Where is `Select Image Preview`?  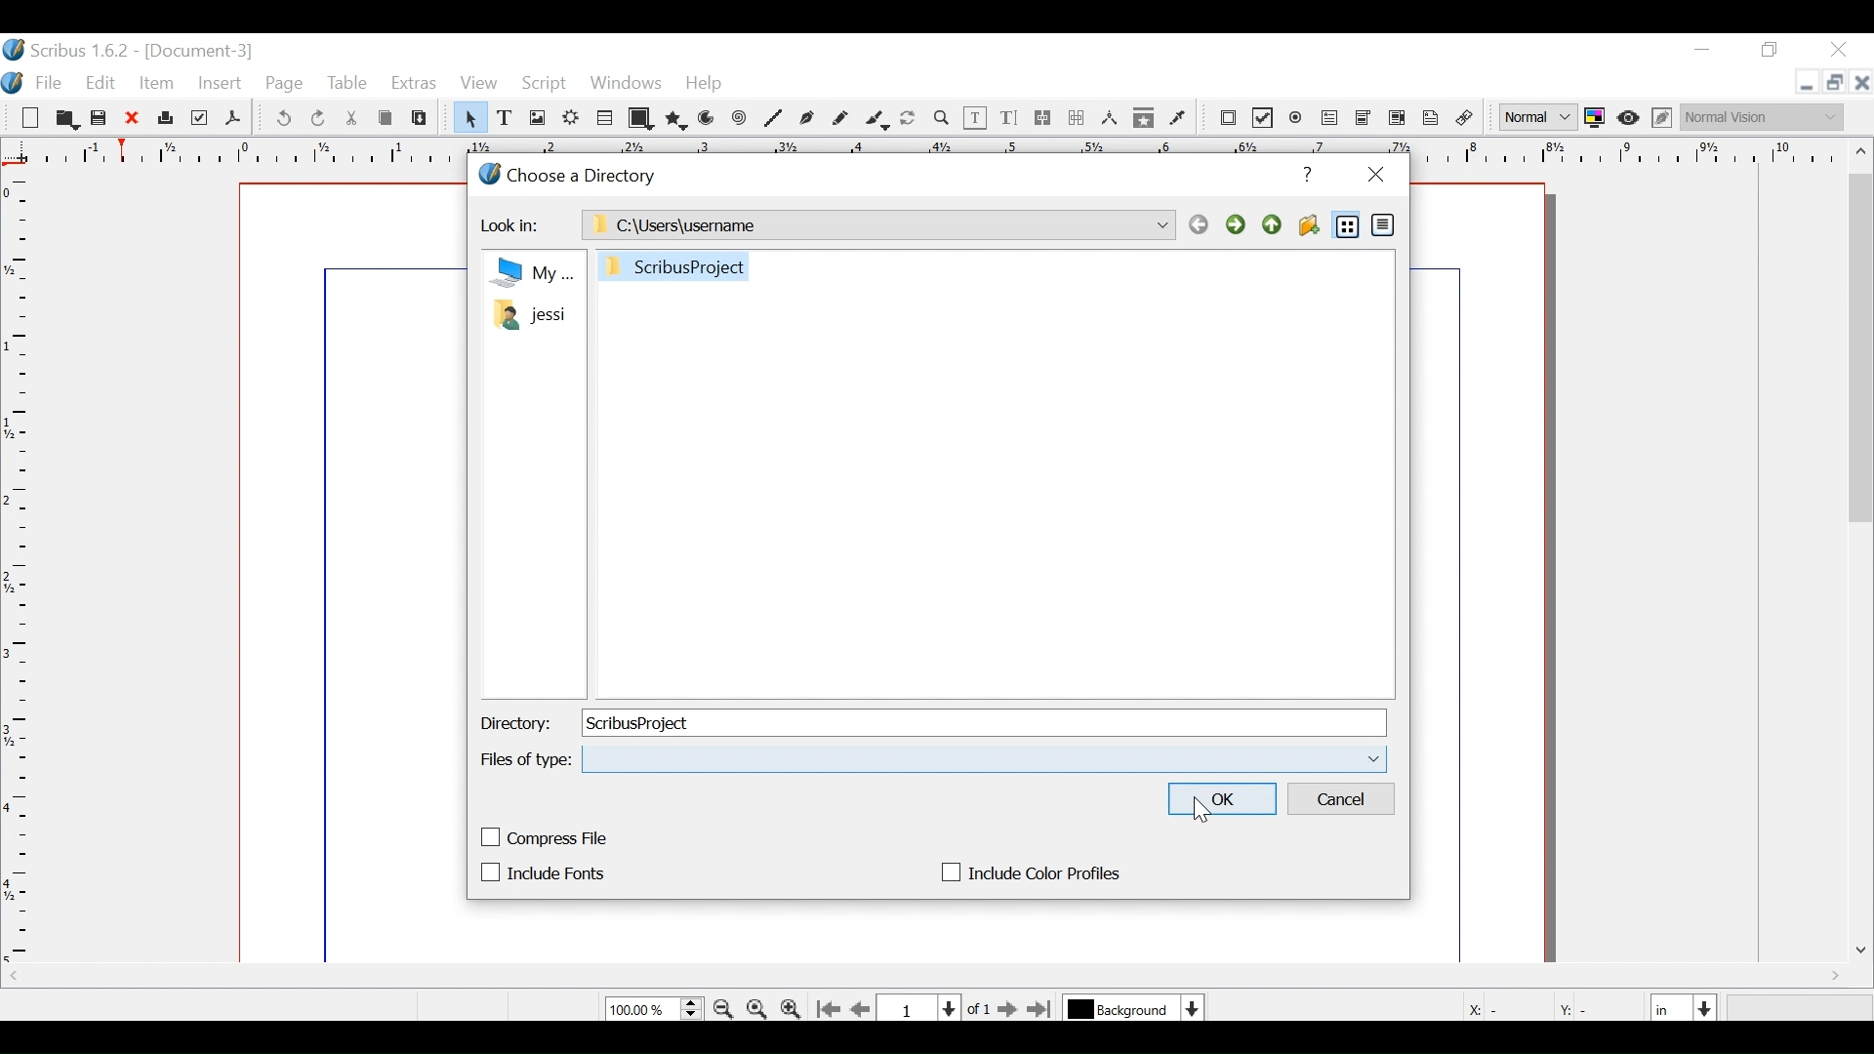 Select Image Preview is located at coordinates (1538, 117).